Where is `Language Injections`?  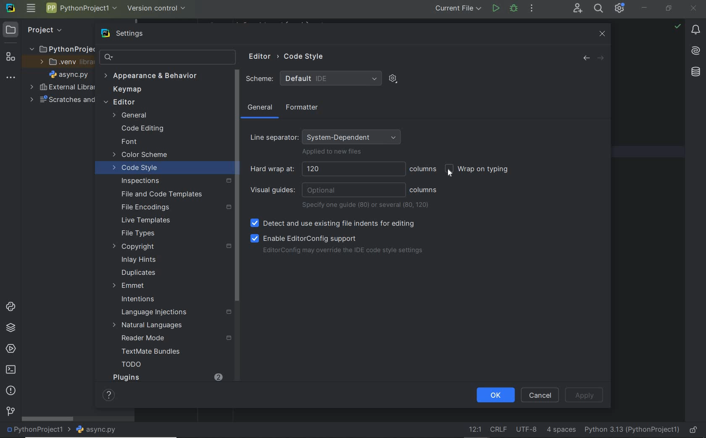 Language Injections is located at coordinates (181, 312).